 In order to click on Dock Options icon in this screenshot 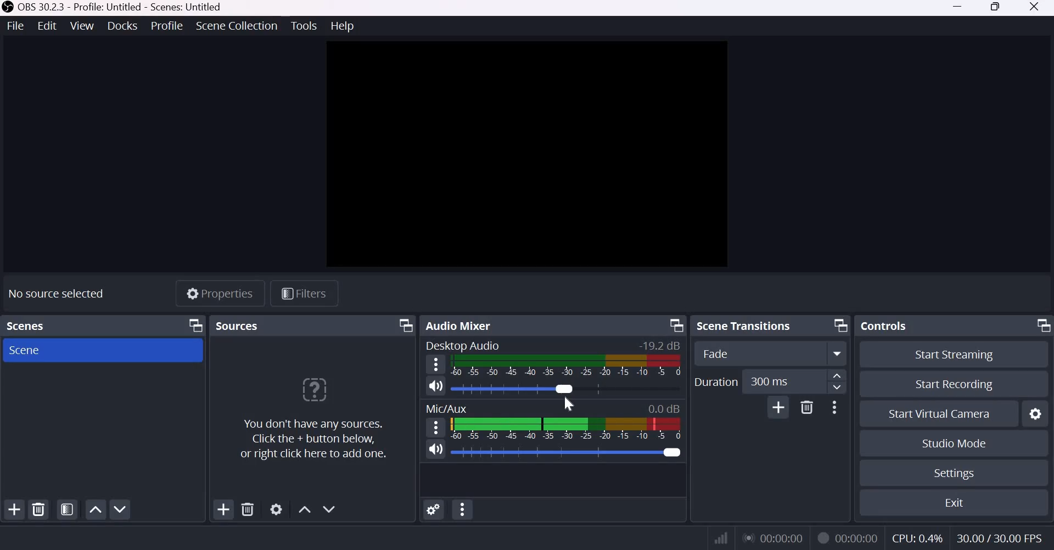, I will do `click(1040, 326)`.